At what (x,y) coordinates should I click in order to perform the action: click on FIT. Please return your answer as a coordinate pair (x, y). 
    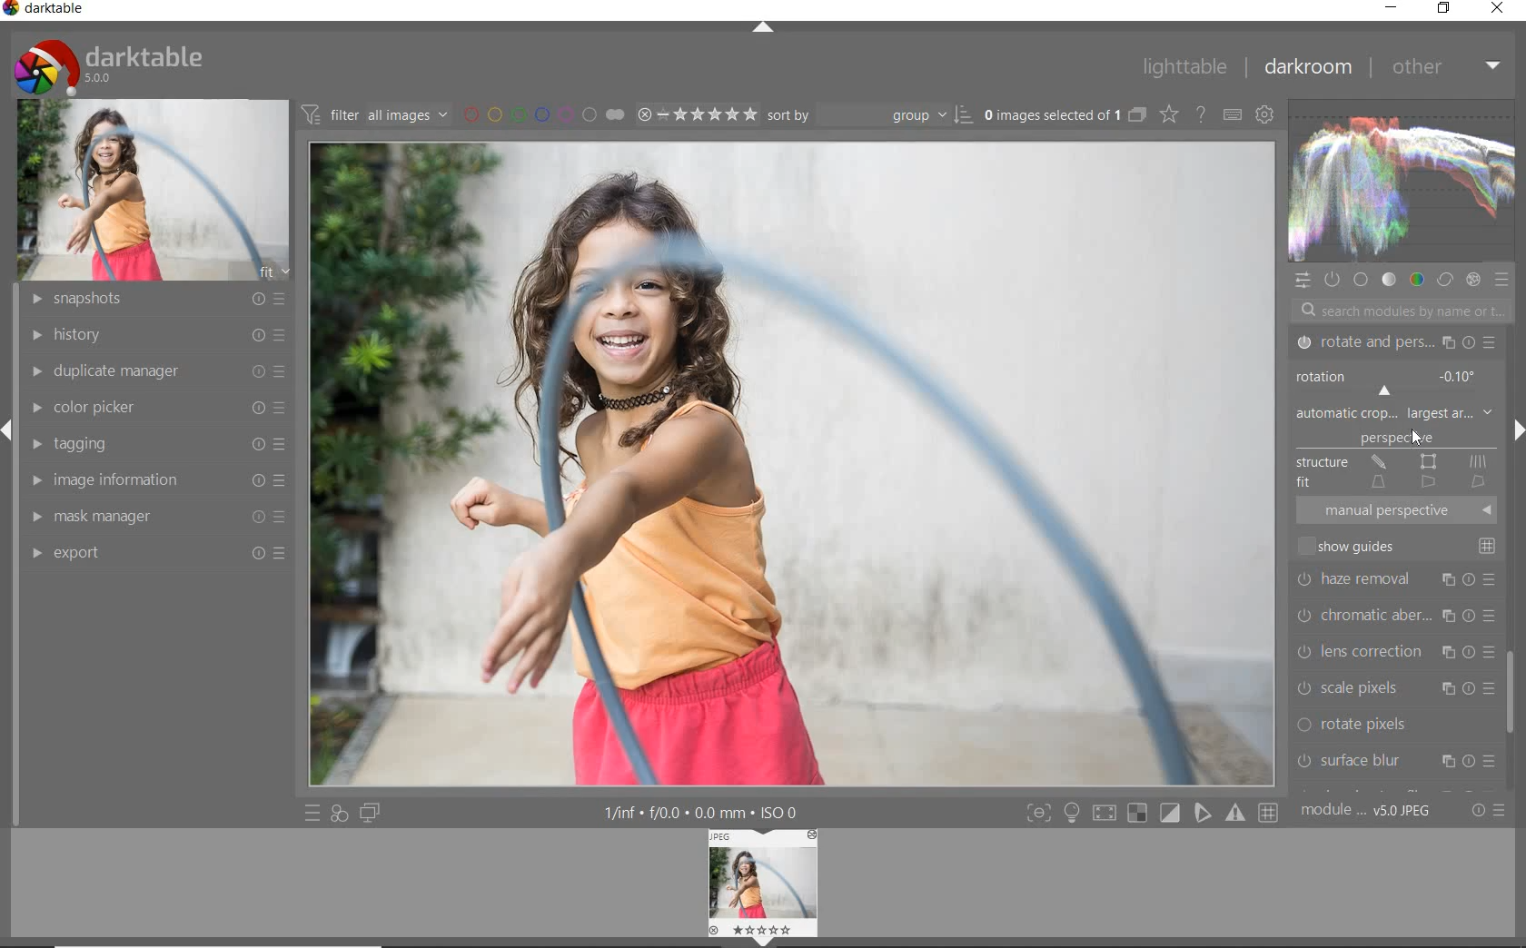
    Looking at the image, I should click on (1393, 481).